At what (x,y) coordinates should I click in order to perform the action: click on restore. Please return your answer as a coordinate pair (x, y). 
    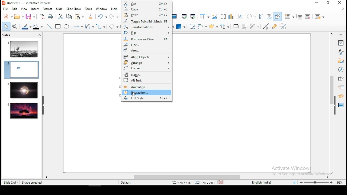
    Looking at the image, I should click on (328, 3).